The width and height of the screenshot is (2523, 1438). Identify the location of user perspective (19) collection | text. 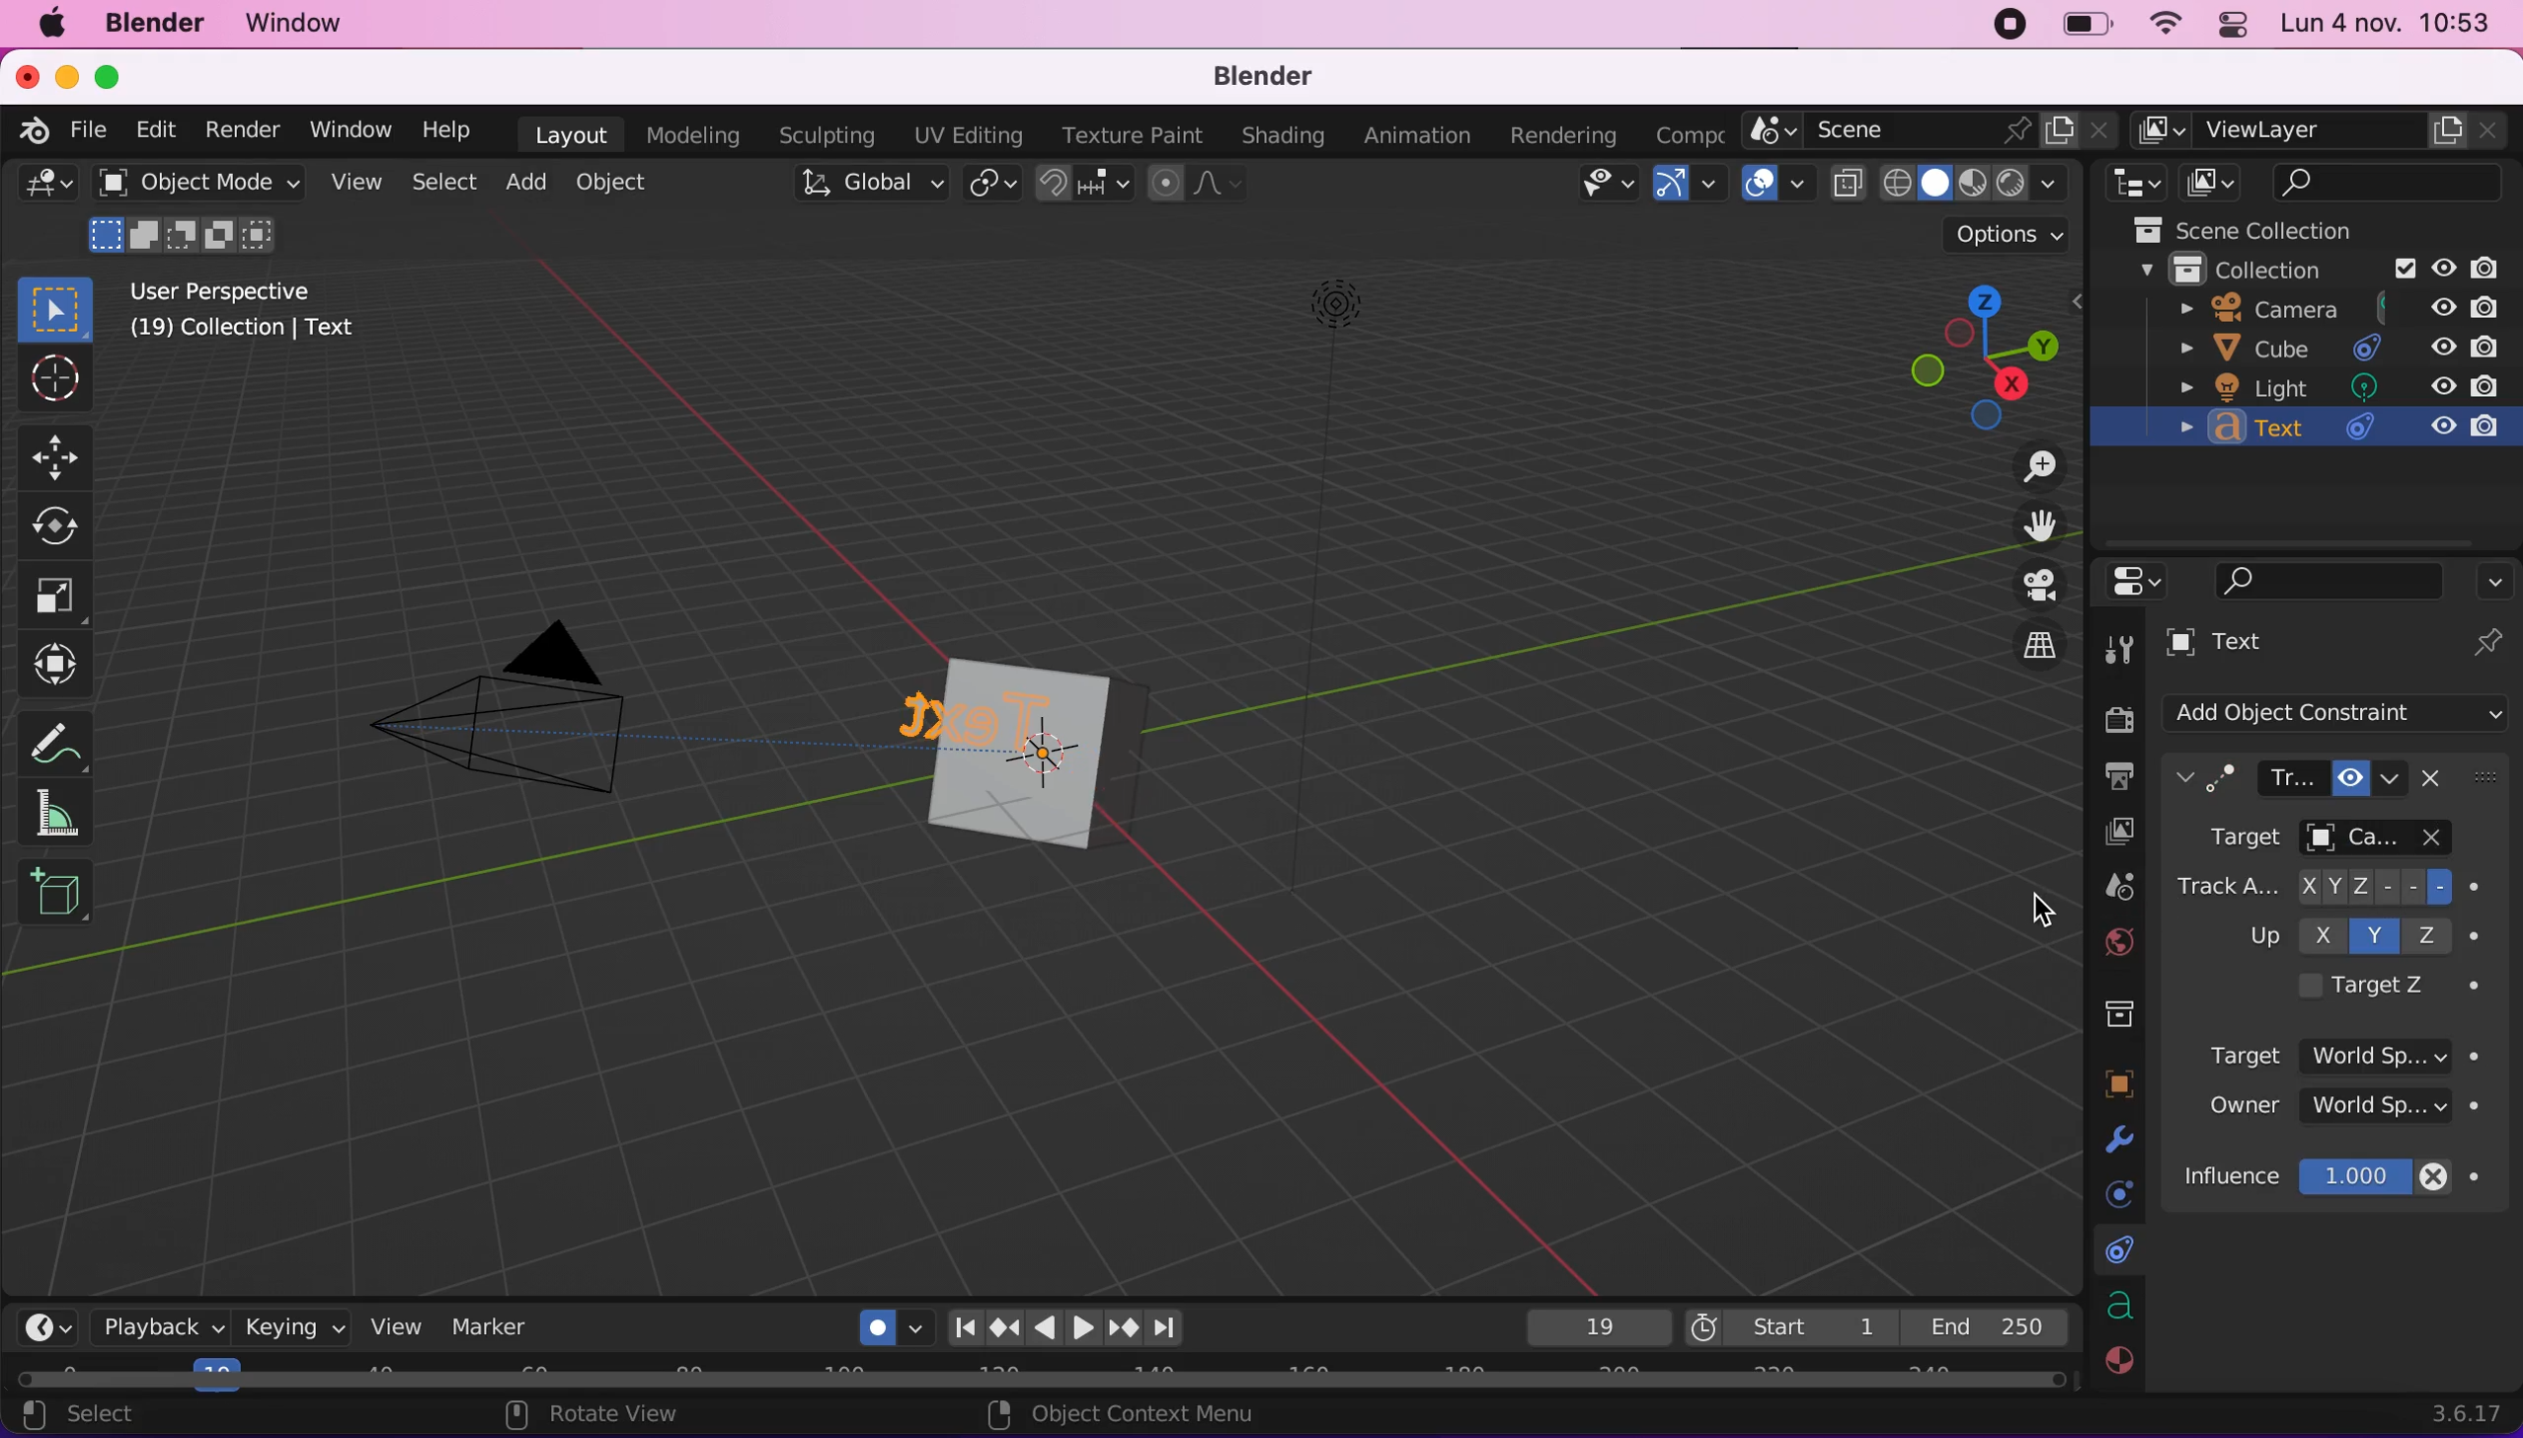
(243, 318).